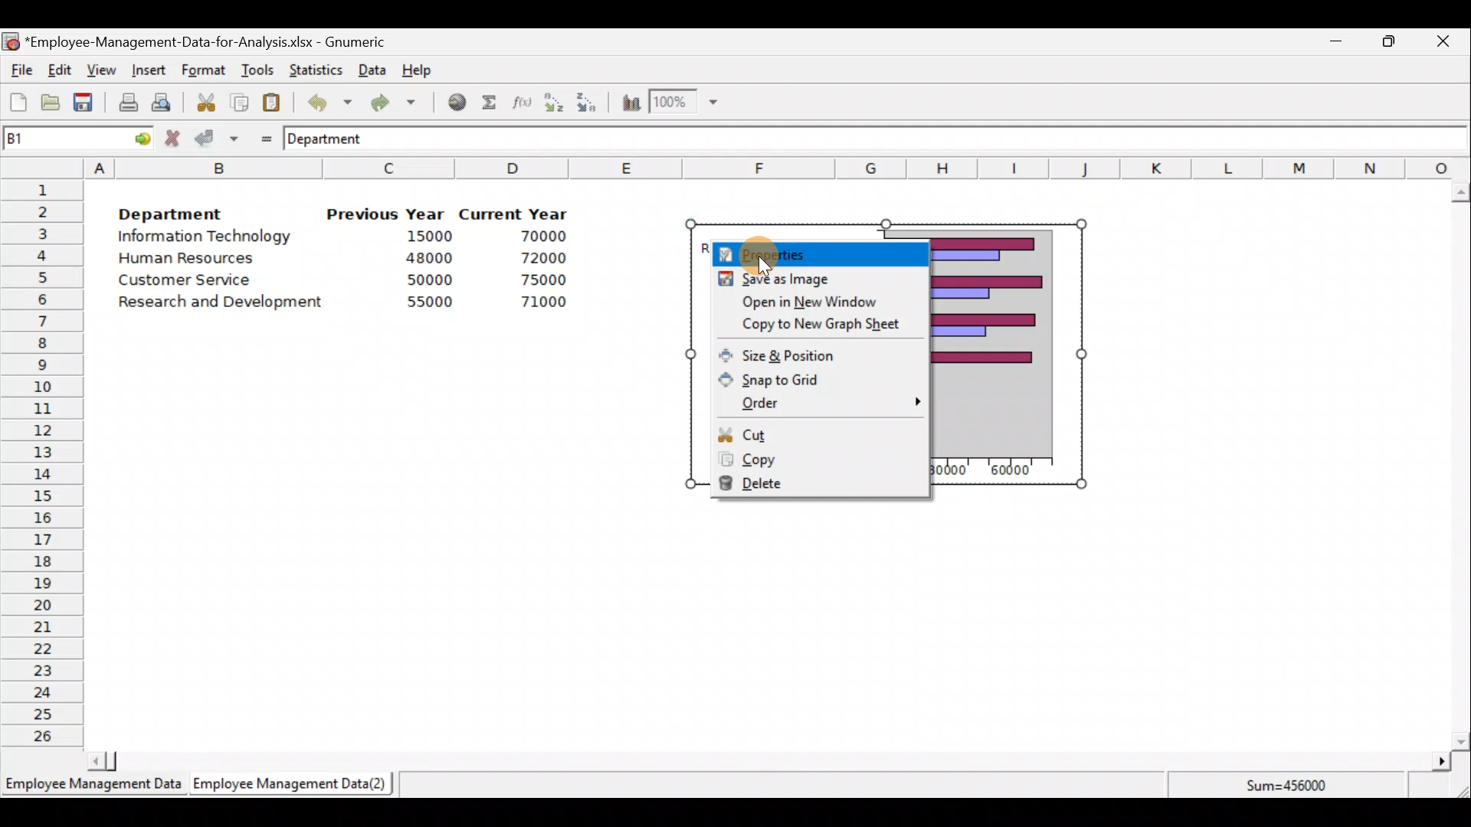 The height and width of the screenshot is (827, 1471). Describe the element at coordinates (534, 280) in the screenshot. I see `75000` at that location.